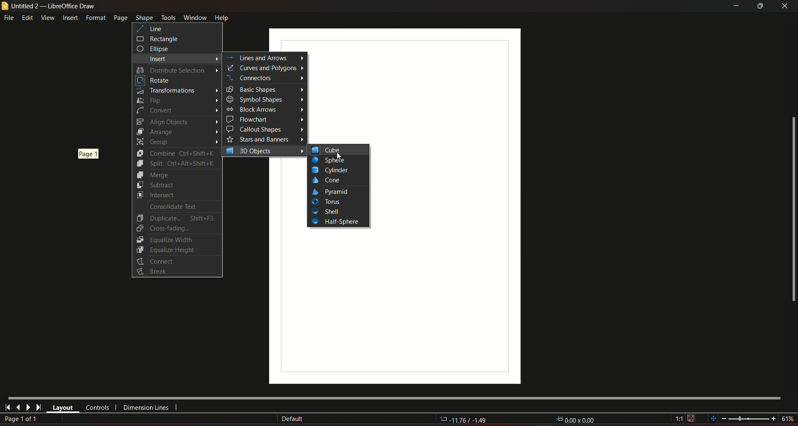  What do you see at coordinates (144, 17) in the screenshot?
I see `shape` at bounding box center [144, 17].